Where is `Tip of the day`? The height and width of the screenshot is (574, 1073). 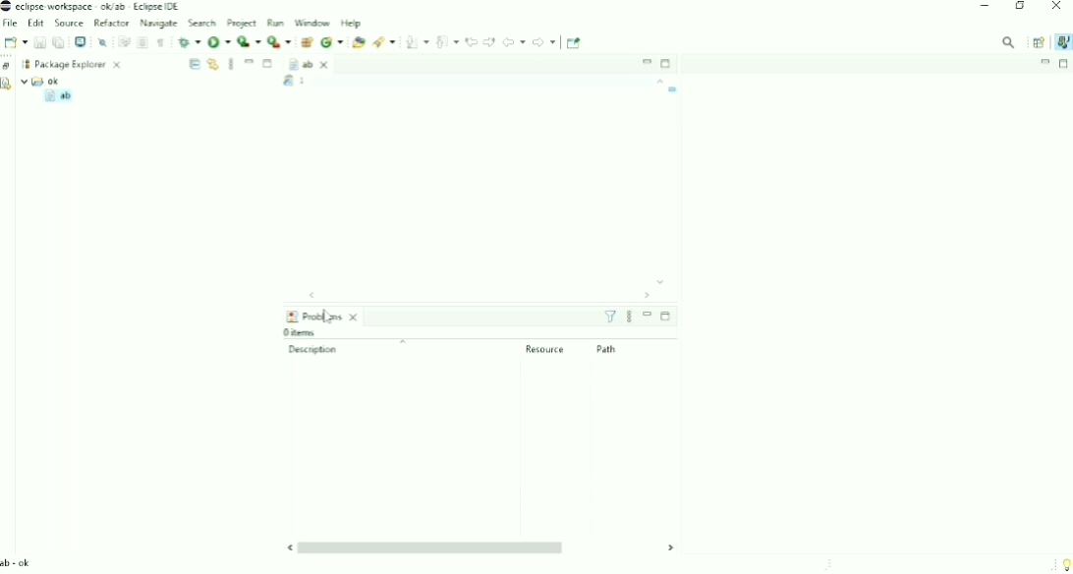
Tip of the day is located at coordinates (1062, 562).